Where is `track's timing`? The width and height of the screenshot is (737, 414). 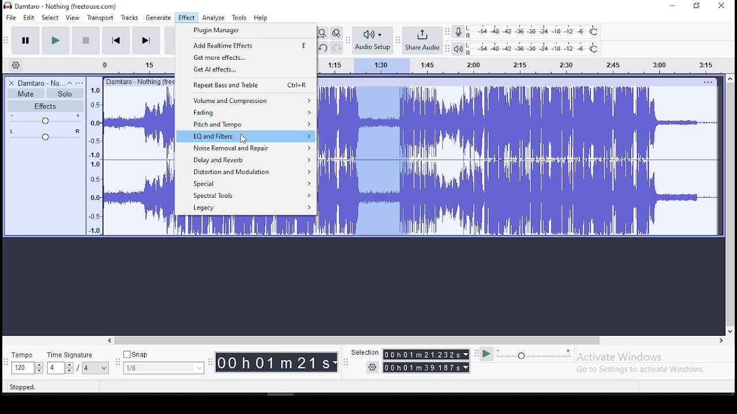 track's timing is located at coordinates (138, 65).